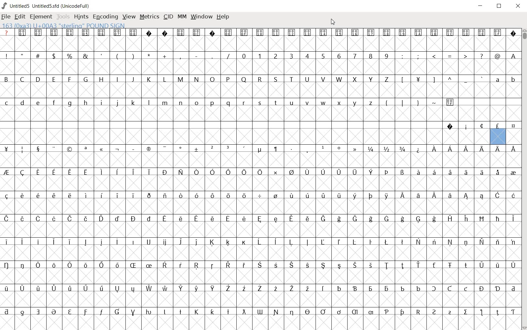 Image resolution: width=527 pixels, height=330 pixels. Describe the element at coordinates (387, 173) in the screenshot. I see `Symbol` at that location.